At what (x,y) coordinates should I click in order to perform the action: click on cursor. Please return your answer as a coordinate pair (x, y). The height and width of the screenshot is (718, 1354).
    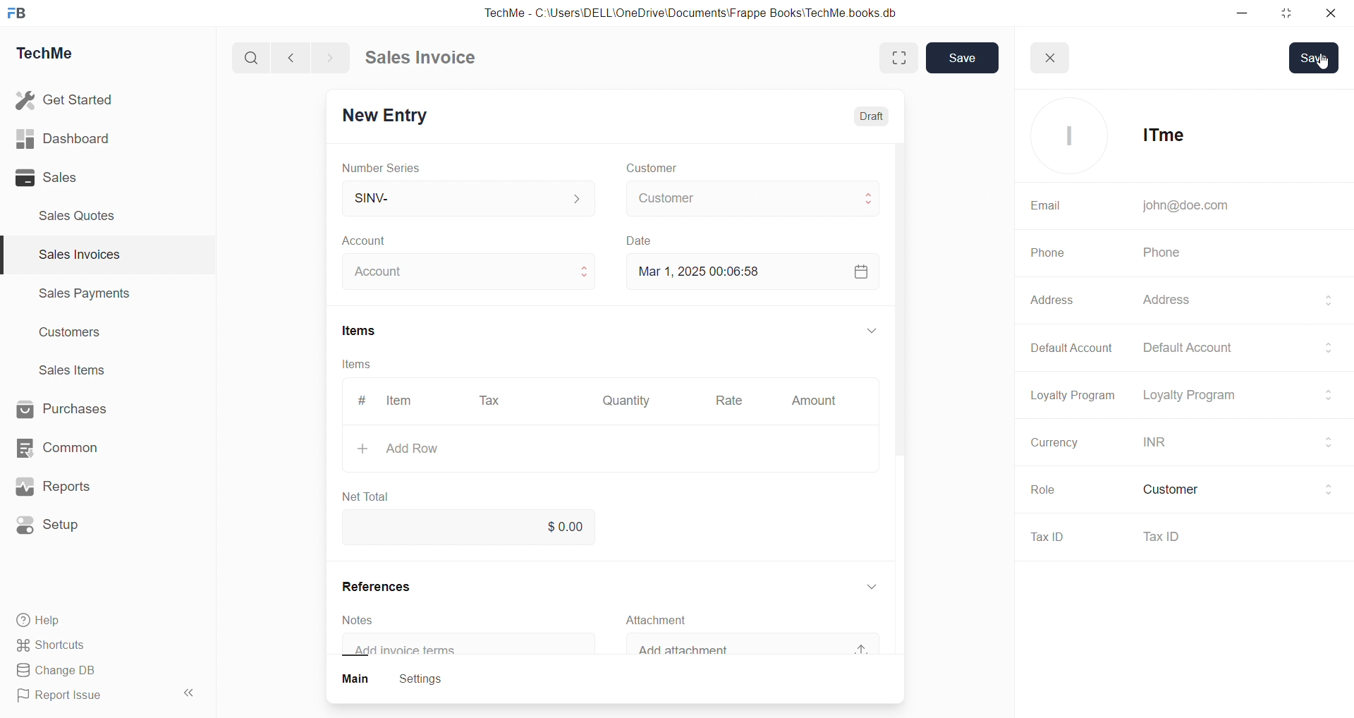
    Looking at the image, I should click on (1319, 68).